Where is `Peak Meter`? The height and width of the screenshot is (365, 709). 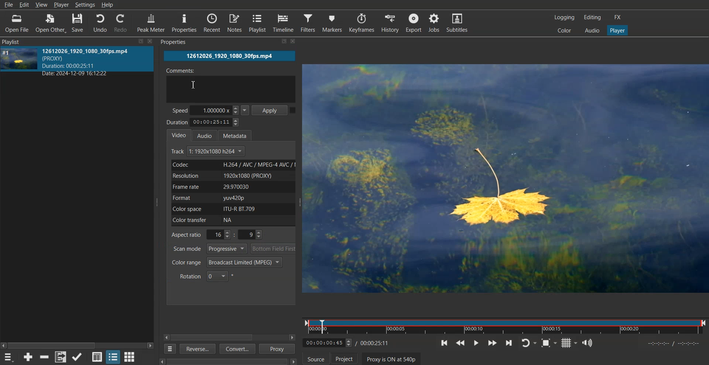 Peak Meter is located at coordinates (151, 22).